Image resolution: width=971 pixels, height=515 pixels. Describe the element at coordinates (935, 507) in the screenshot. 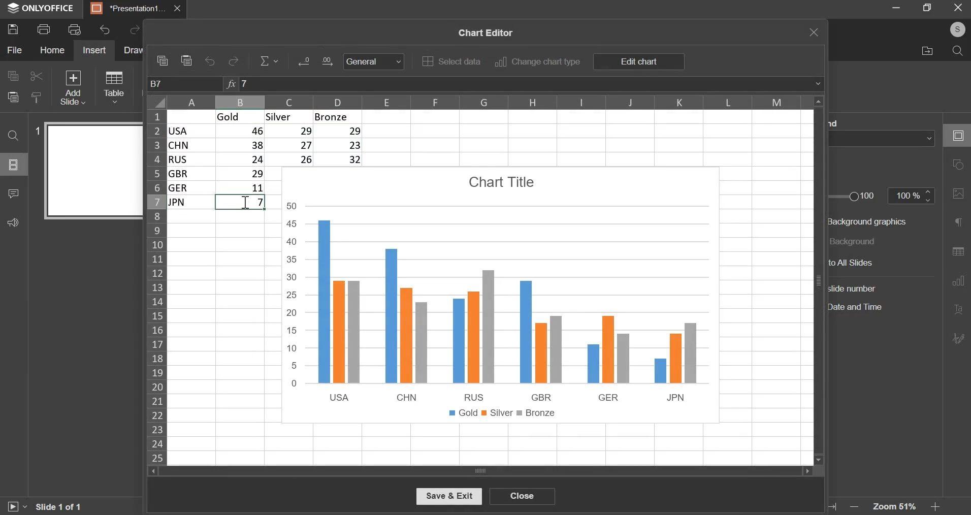

I see `zoom in` at that location.